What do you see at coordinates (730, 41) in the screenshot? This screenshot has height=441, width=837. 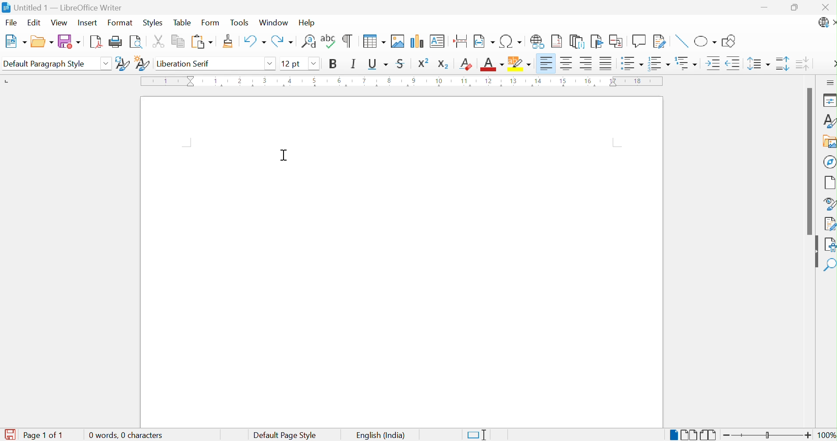 I see `Show Draw Functions` at bounding box center [730, 41].